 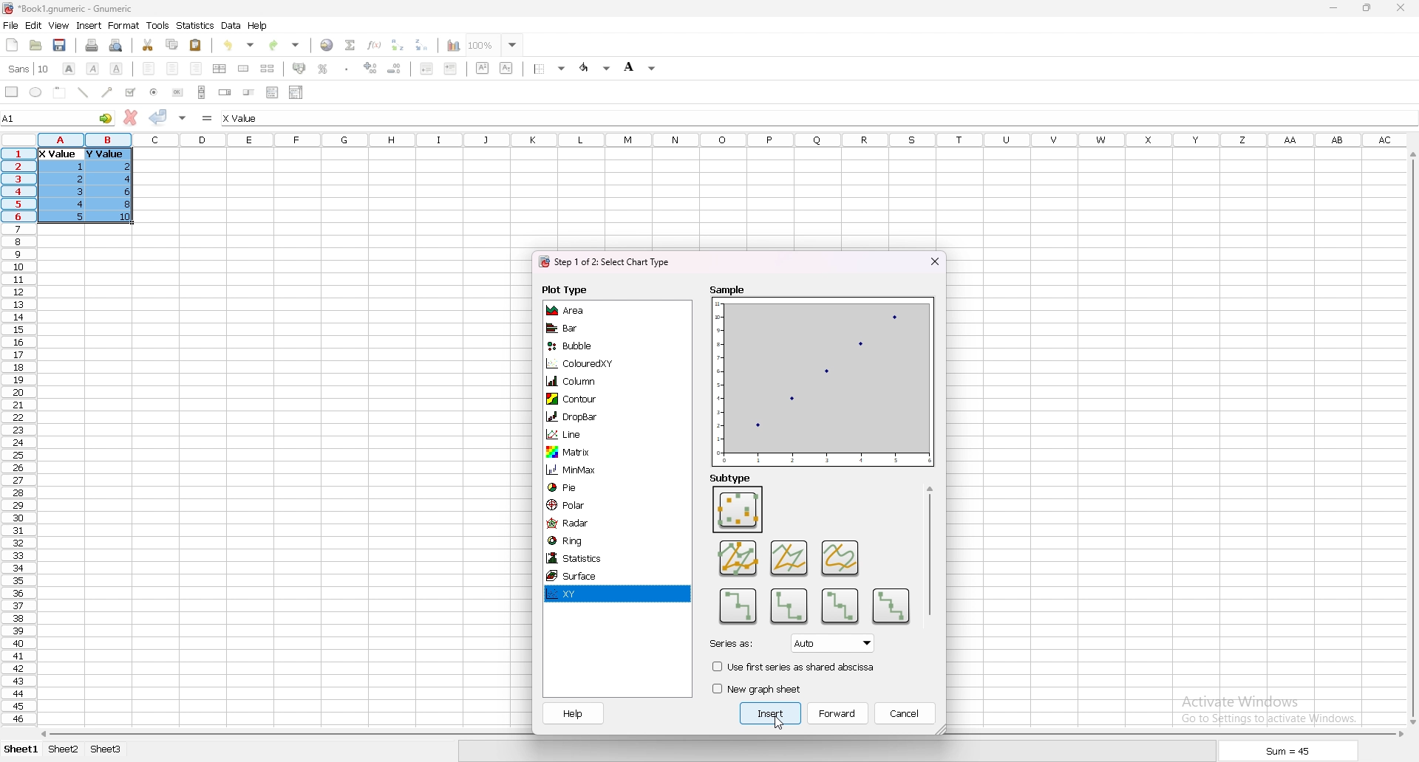 I want to click on rows, so click(x=16, y=434).